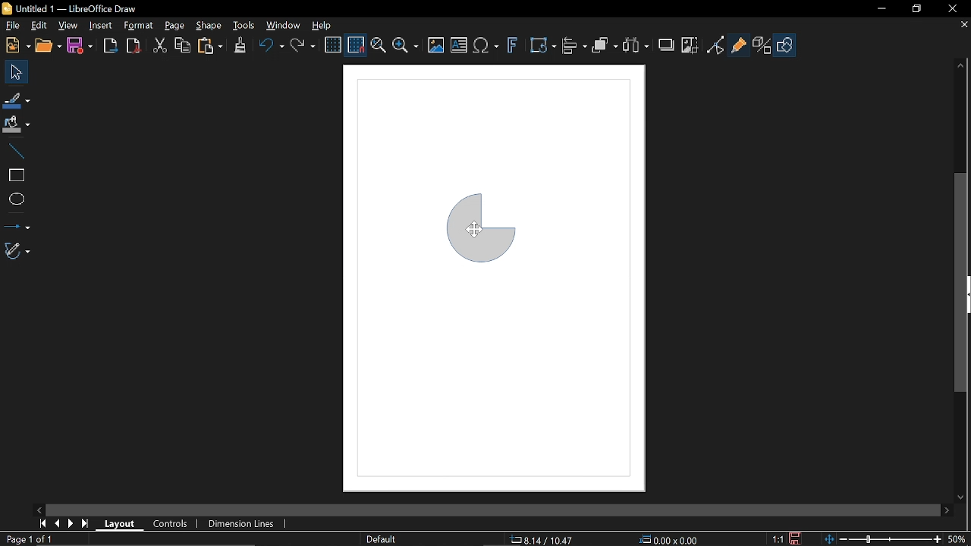  What do you see at coordinates (763, 45) in the screenshot?
I see `Toggle extrusion` at bounding box center [763, 45].